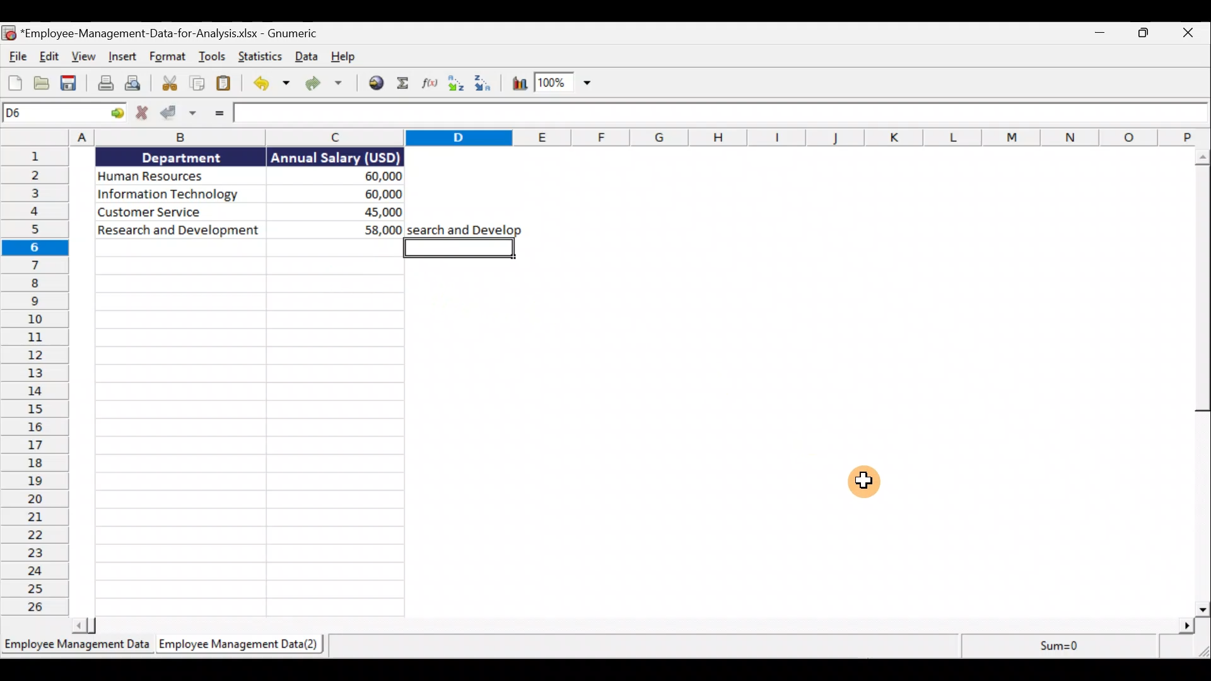 This screenshot has height=681, width=1211. I want to click on Data, so click(244, 193).